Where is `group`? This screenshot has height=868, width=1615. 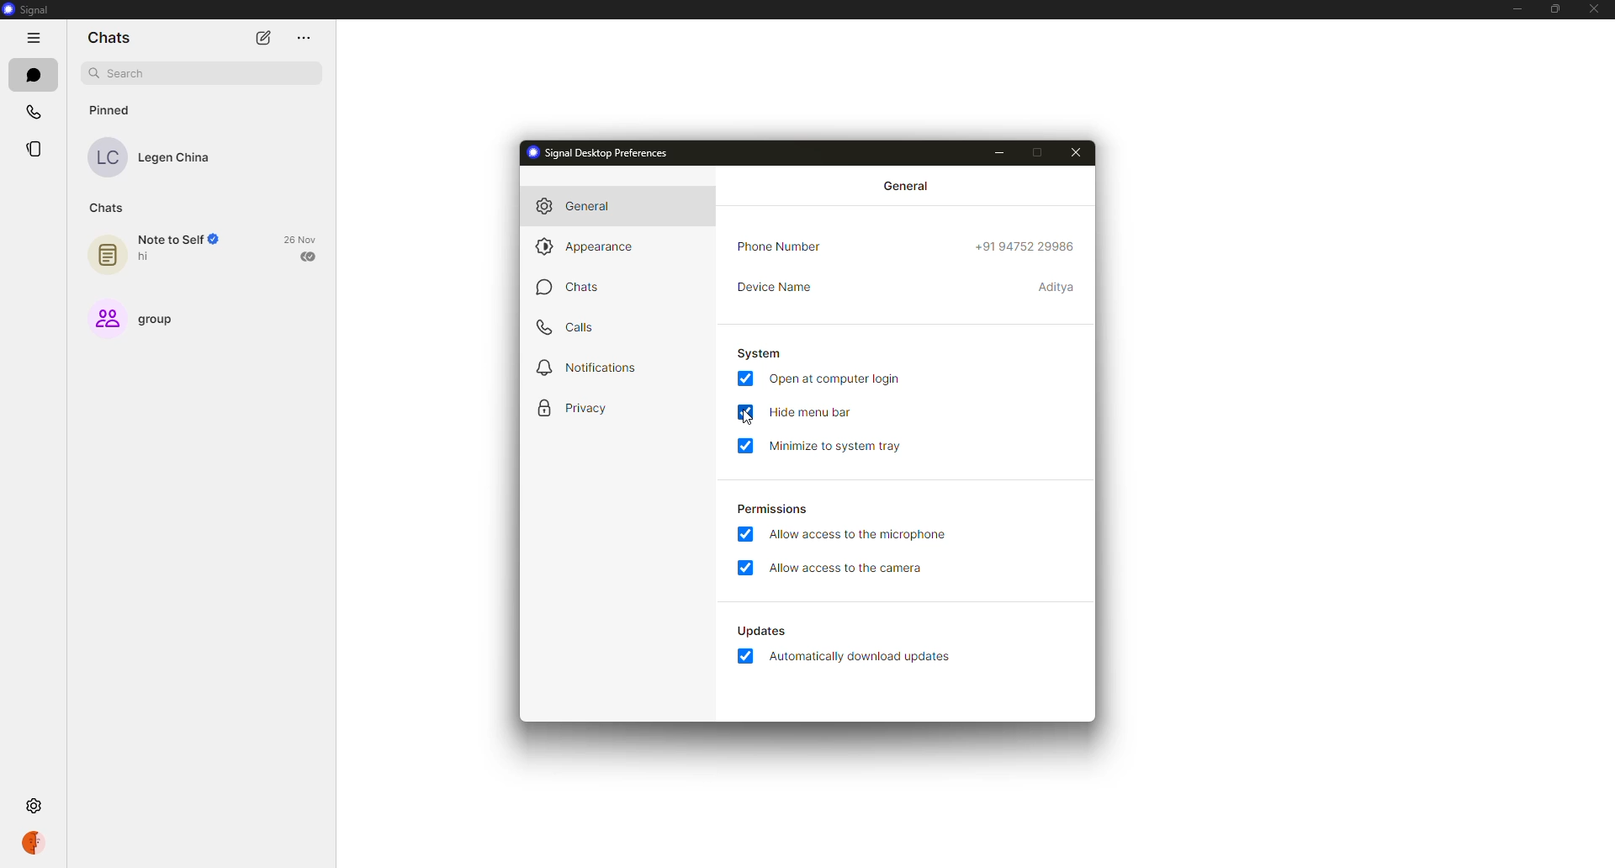 group is located at coordinates (137, 317).